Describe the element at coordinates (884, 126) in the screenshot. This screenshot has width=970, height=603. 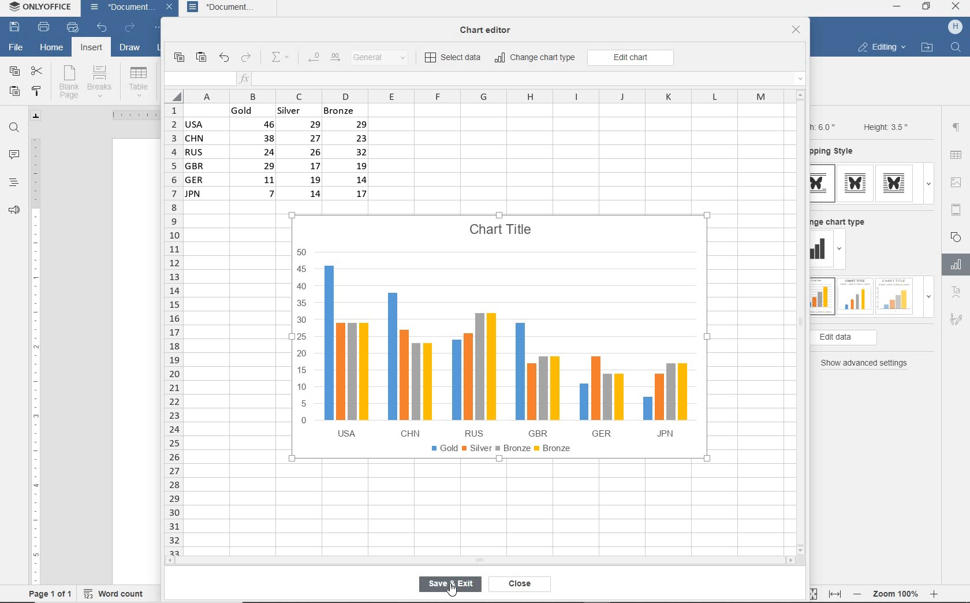
I see `Height: 3.5"` at that location.